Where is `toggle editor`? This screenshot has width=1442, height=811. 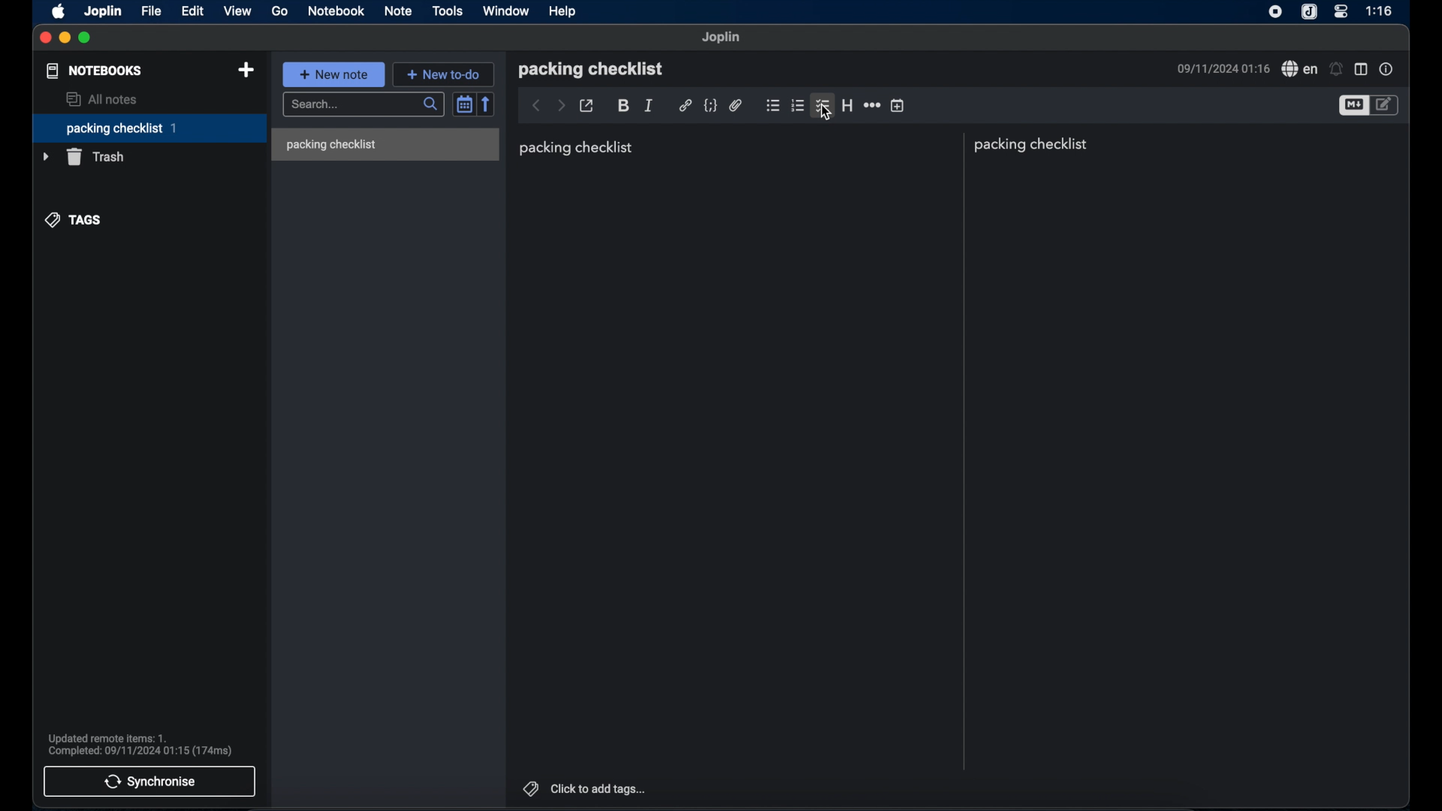
toggle editor is located at coordinates (1353, 106).